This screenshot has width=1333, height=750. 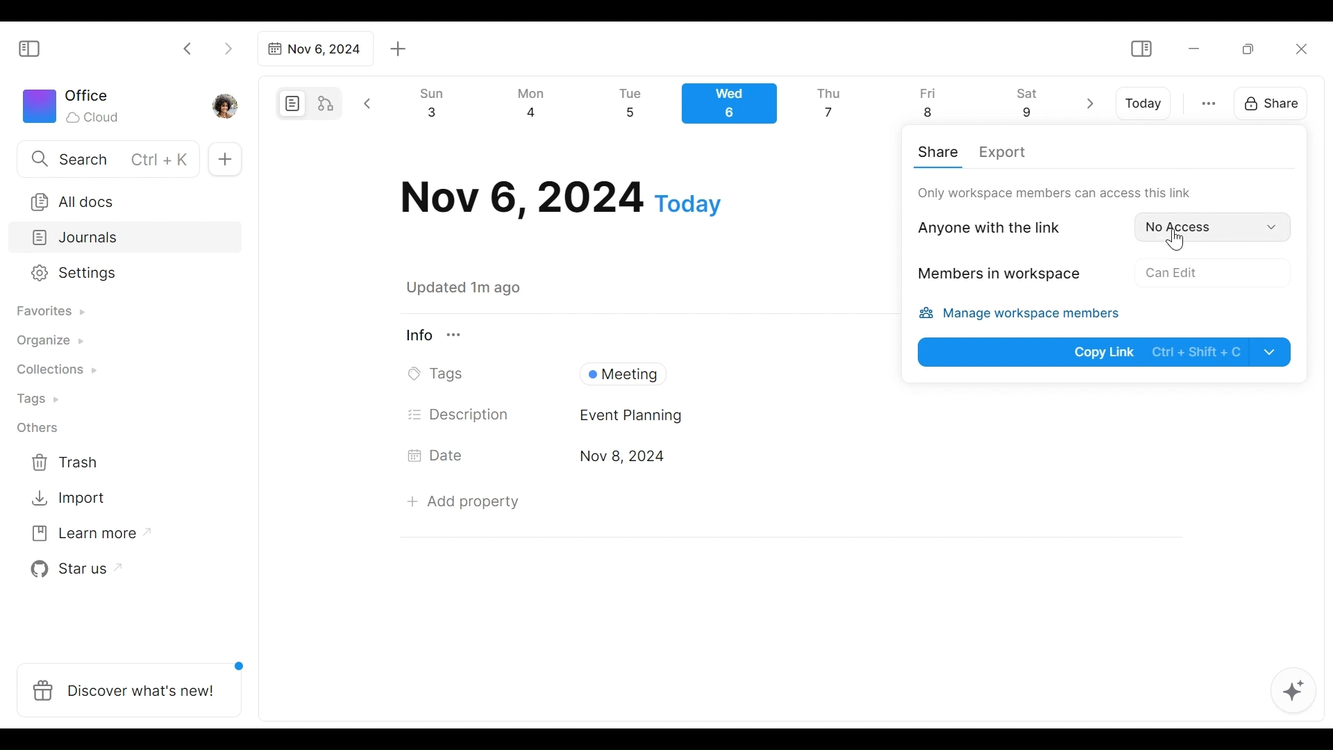 What do you see at coordinates (49, 312) in the screenshot?
I see `Favorites` at bounding box center [49, 312].